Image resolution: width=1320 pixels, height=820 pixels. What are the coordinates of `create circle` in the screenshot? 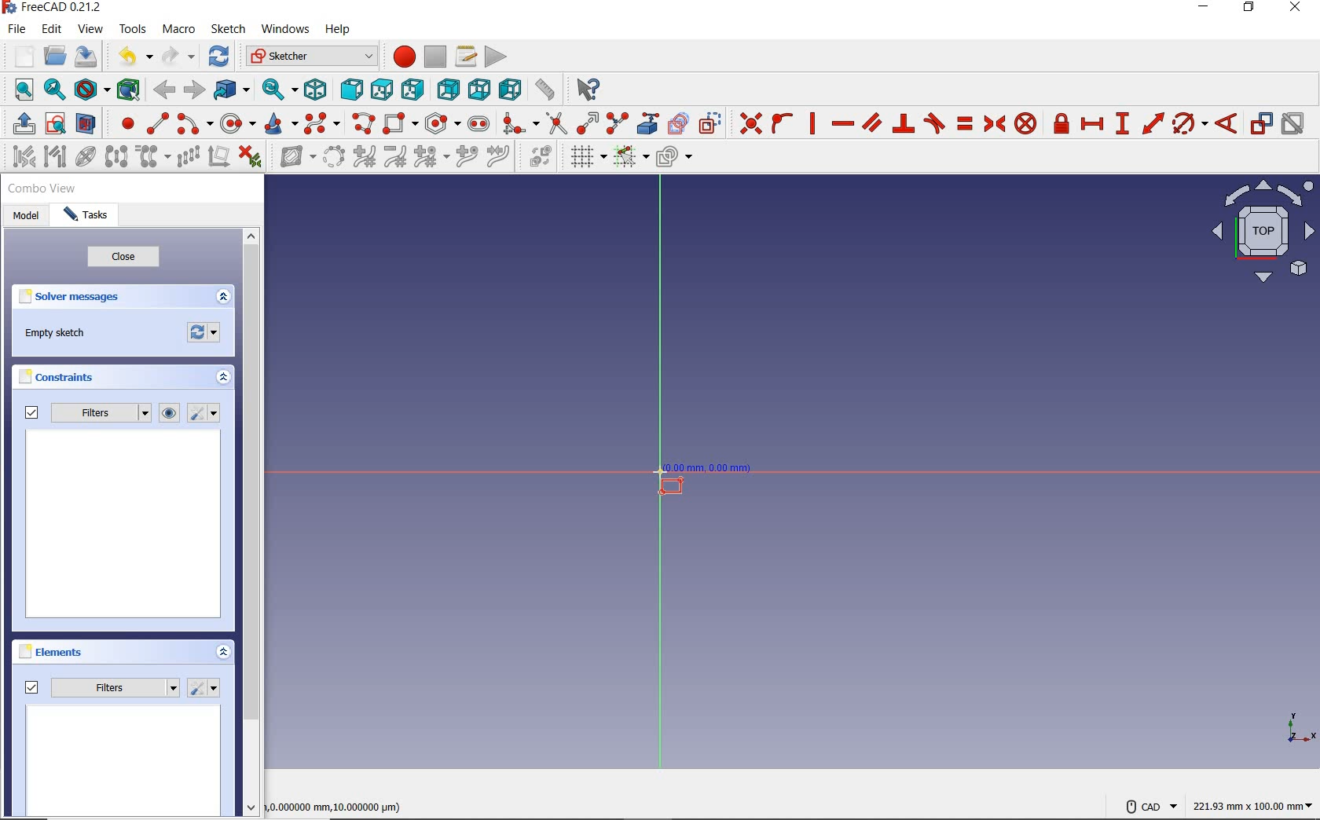 It's located at (237, 125).